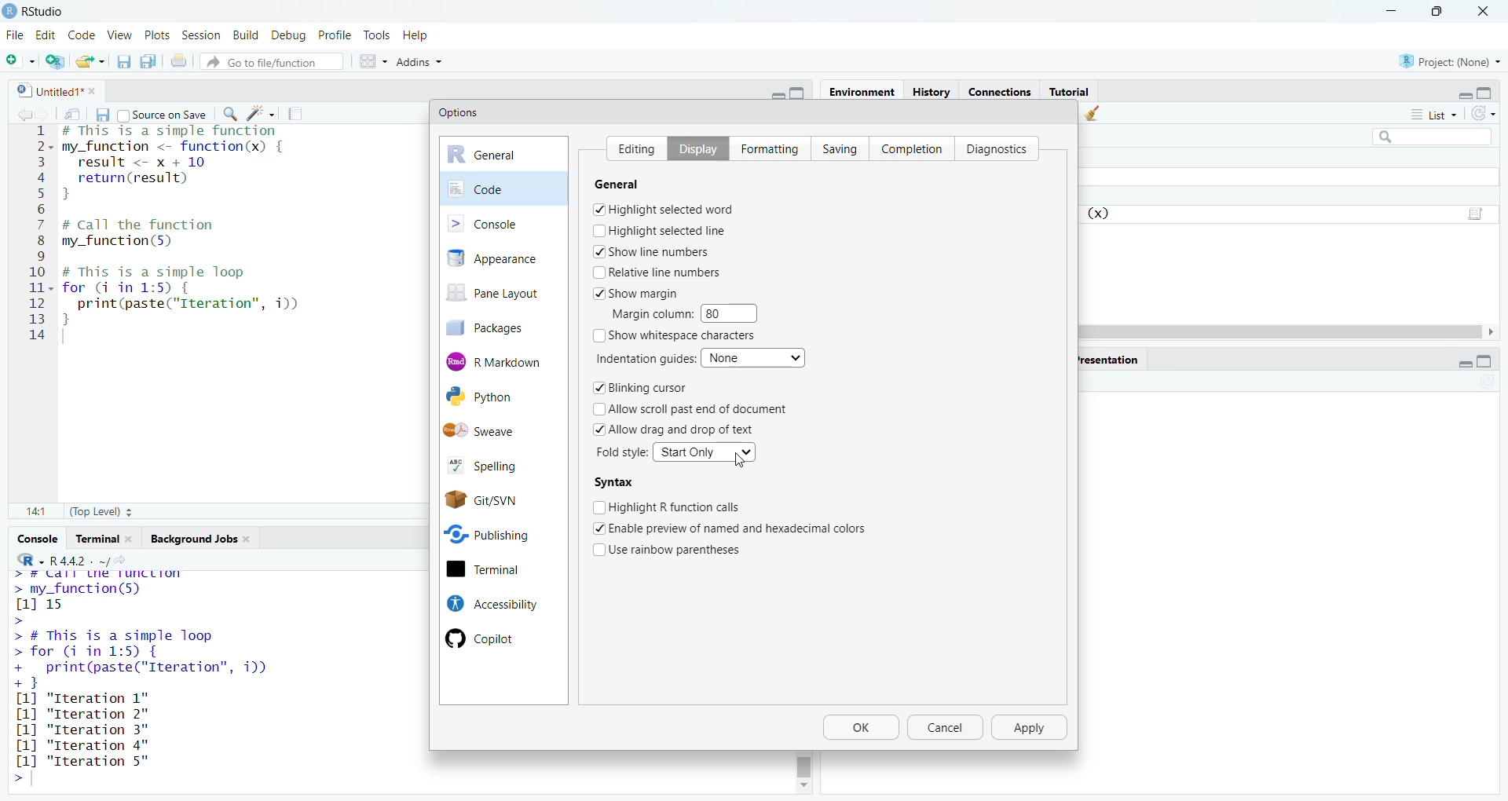  What do you see at coordinates (20, 58) in the screenshot?
I see `new file` at bounding box center [20, 58].